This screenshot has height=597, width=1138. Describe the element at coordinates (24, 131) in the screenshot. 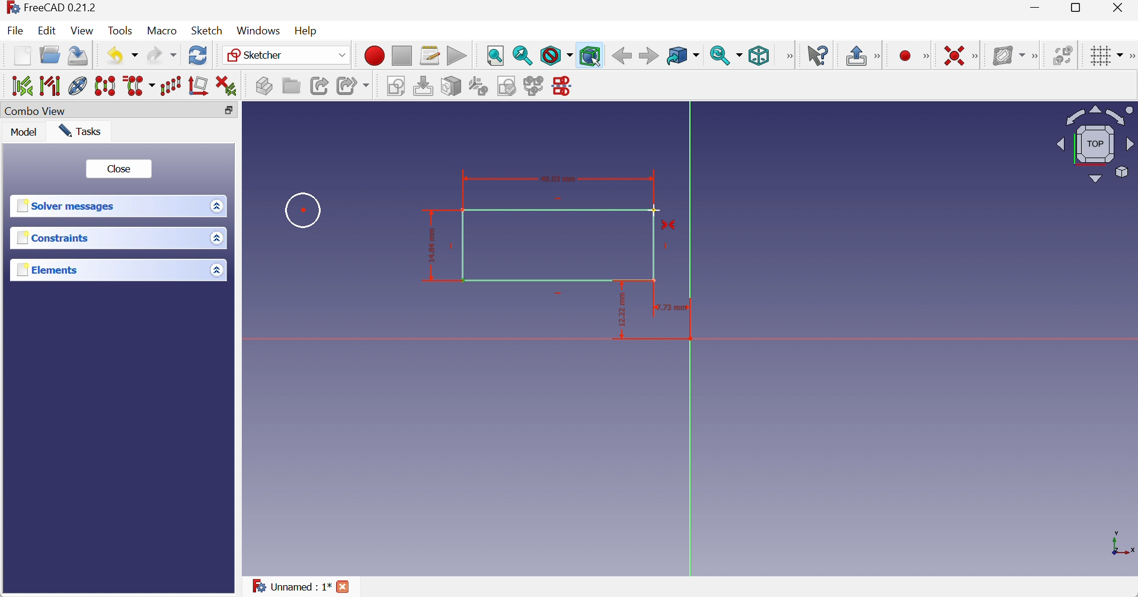

I see `Model` at that location.